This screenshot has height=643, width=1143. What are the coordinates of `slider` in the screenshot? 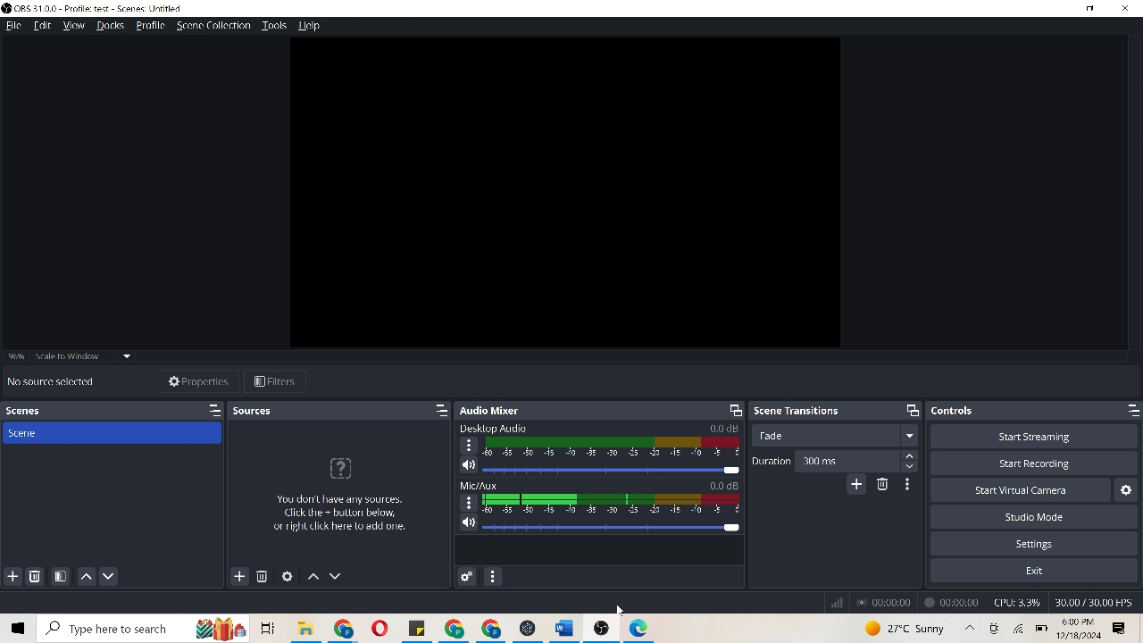 It's located at (610, 470).